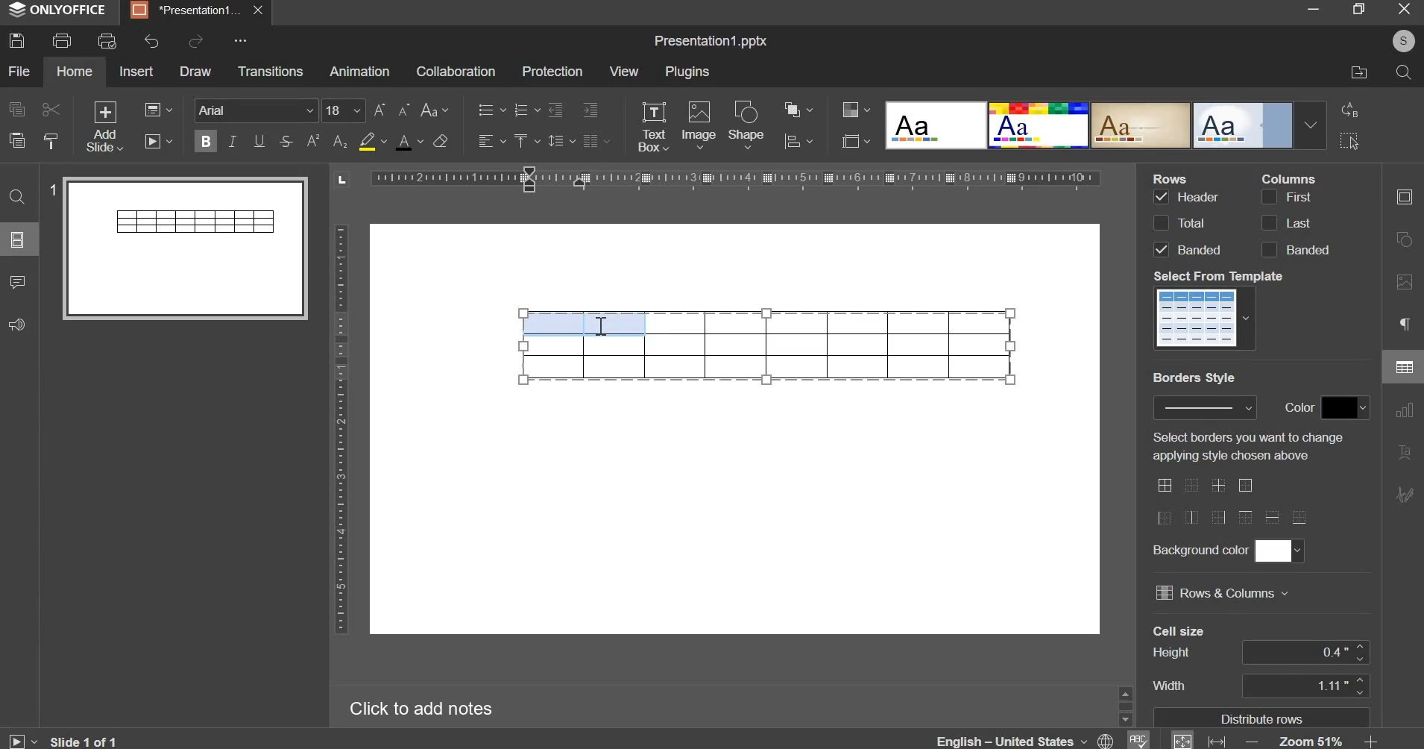  What do you see at coordinates (1245, 446) in the screenshot?
I see `Select borders you want to change applying style chosen above` at bounding box center [1245, 446].